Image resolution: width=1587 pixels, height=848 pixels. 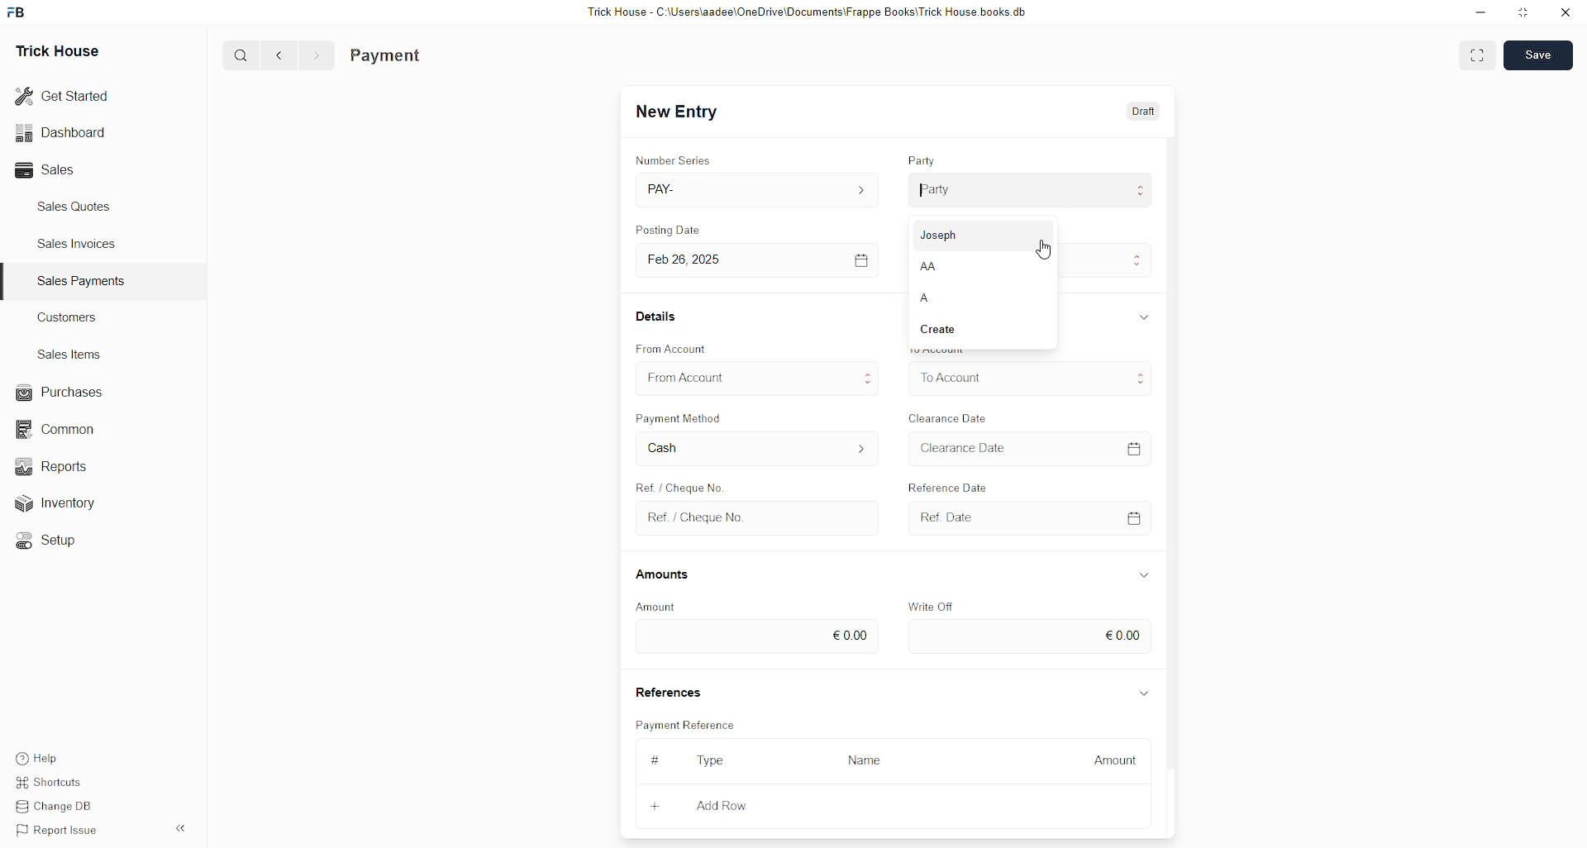 I want to click on AA, so click(x=981, y=266).